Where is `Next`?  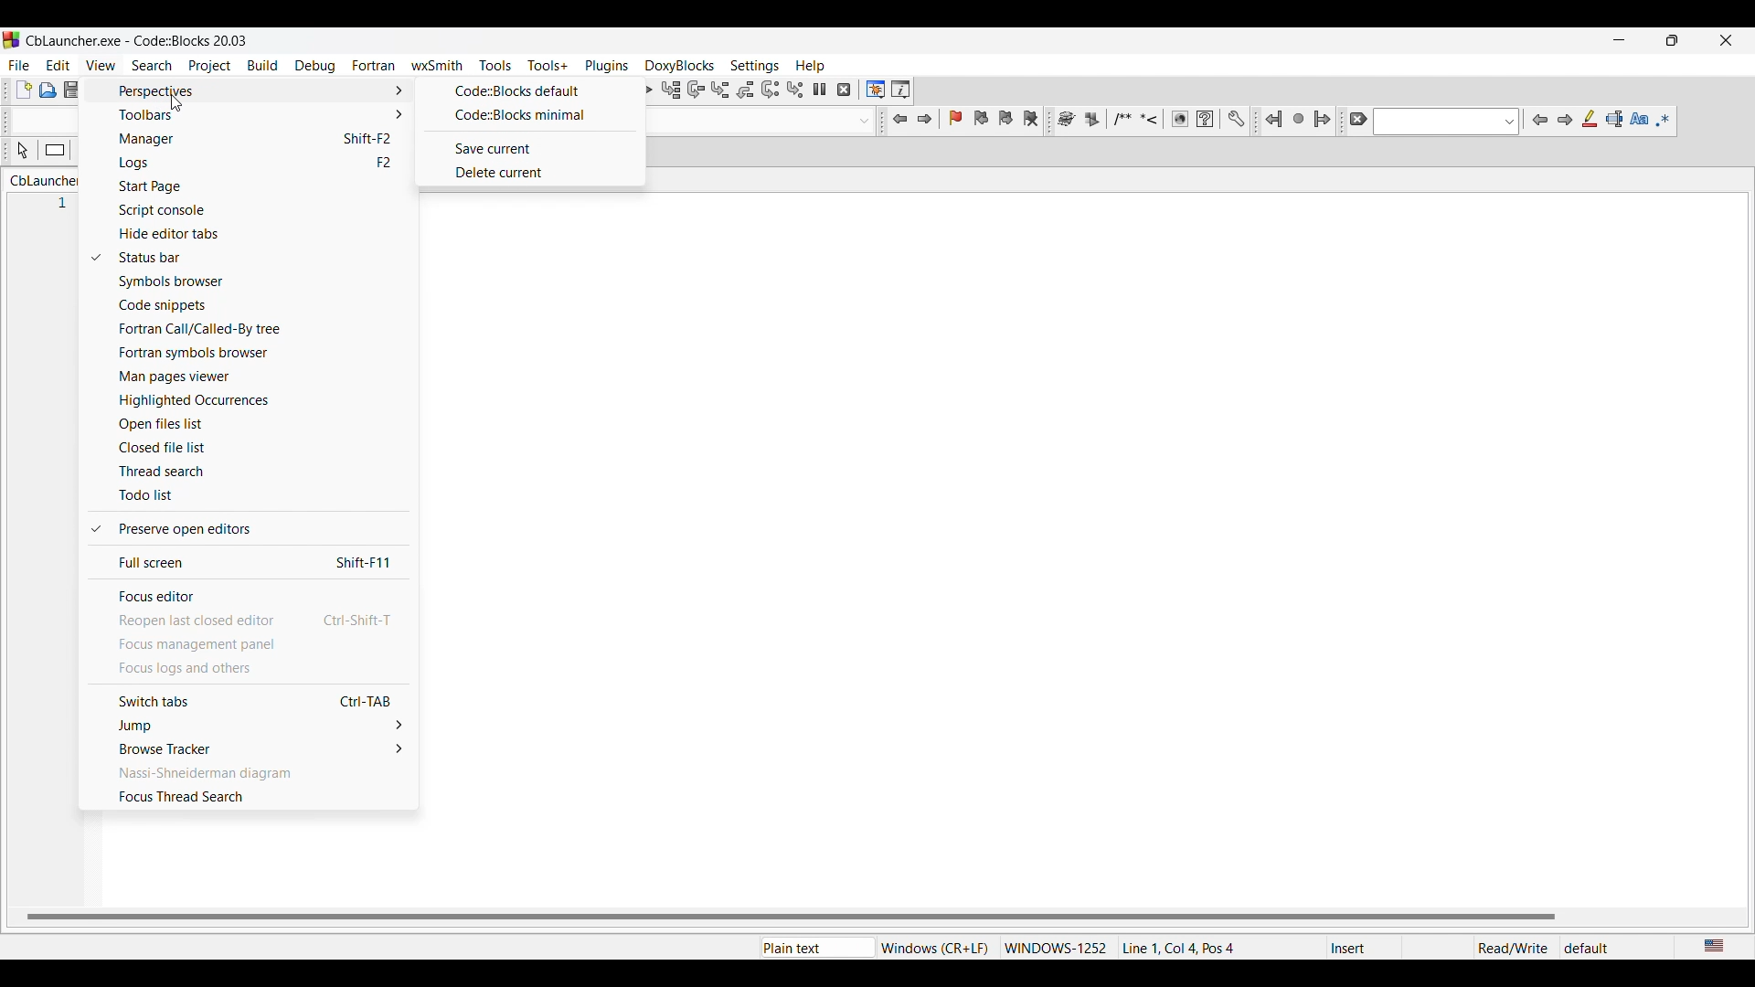 Next is located at coordinates (1565, 120).